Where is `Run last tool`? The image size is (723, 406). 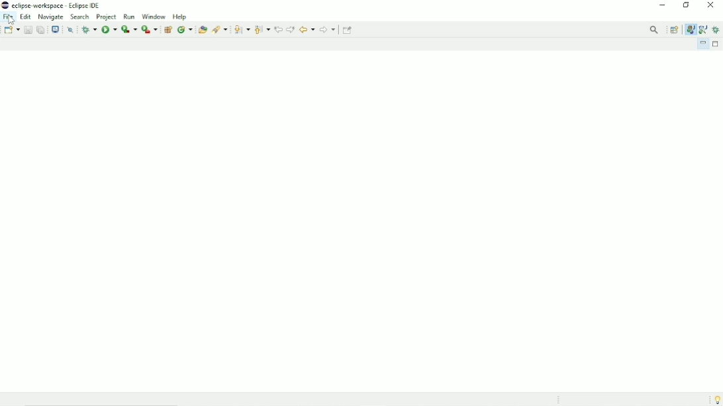
Run last tool is located at coordinates (150, 29).